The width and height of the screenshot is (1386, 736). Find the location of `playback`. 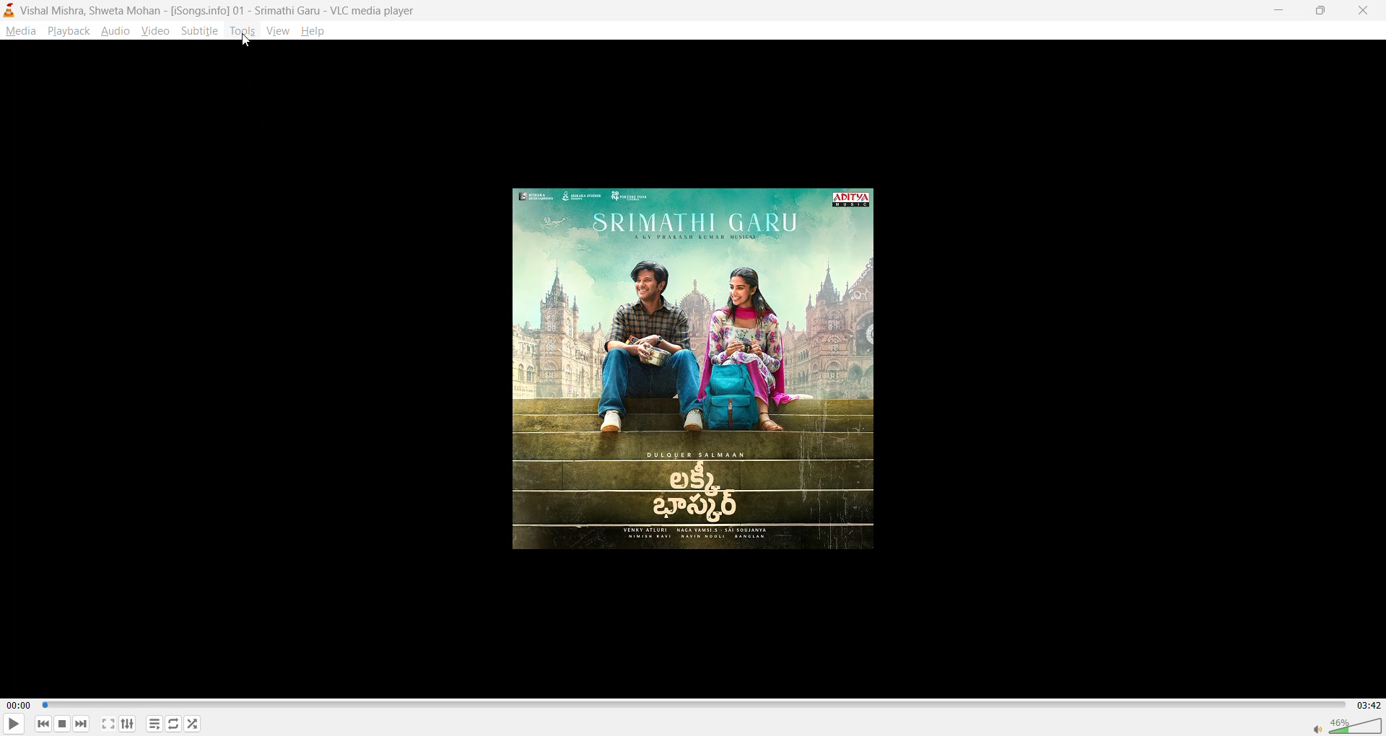

playback is located at coordinates (68, 30).